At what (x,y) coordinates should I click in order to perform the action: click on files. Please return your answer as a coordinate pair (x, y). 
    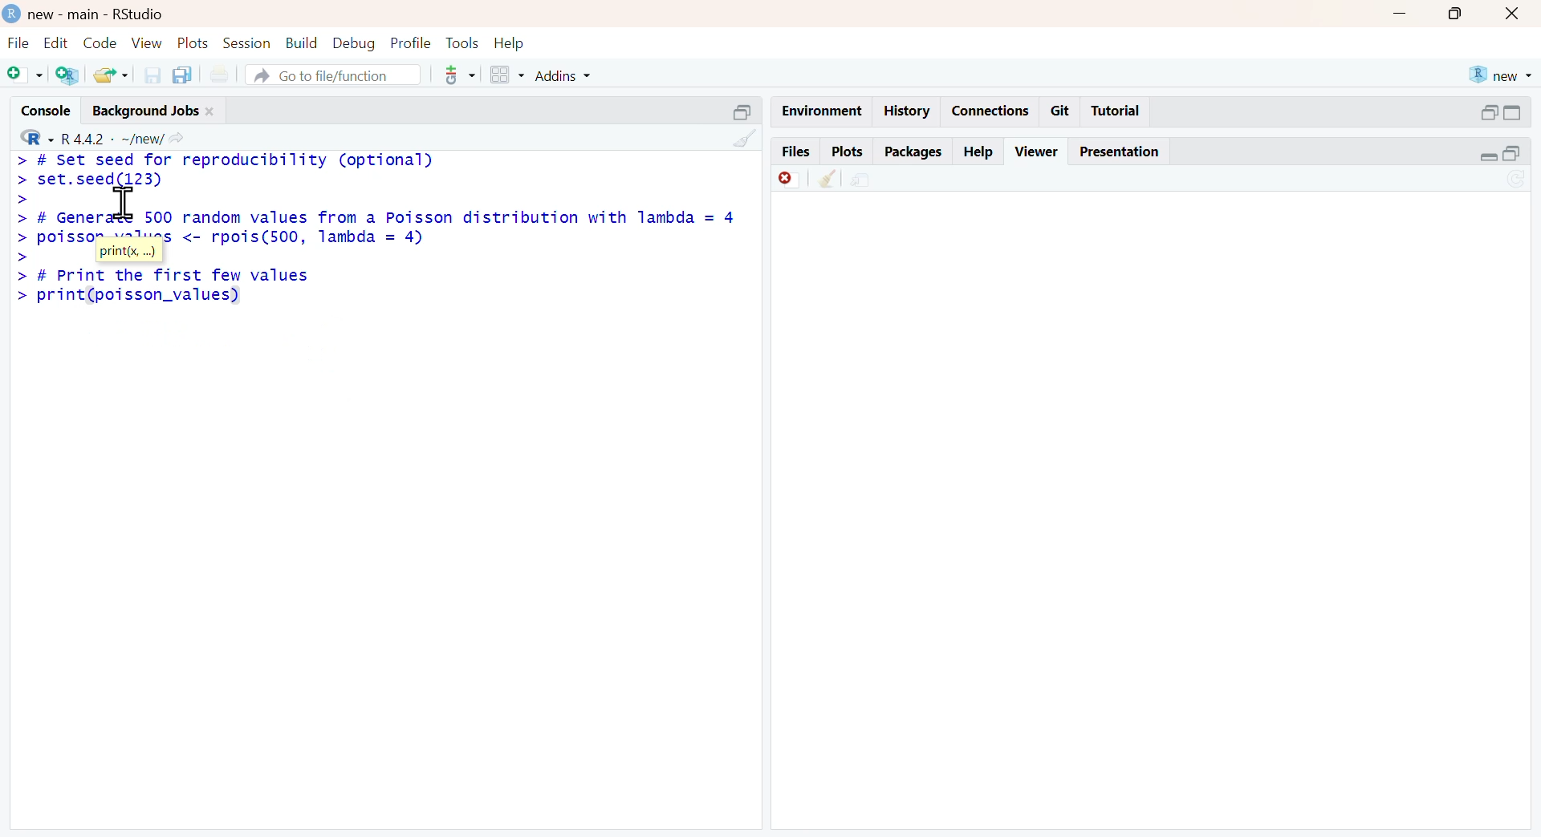
    Looking at the image, I should click on (797, 149).